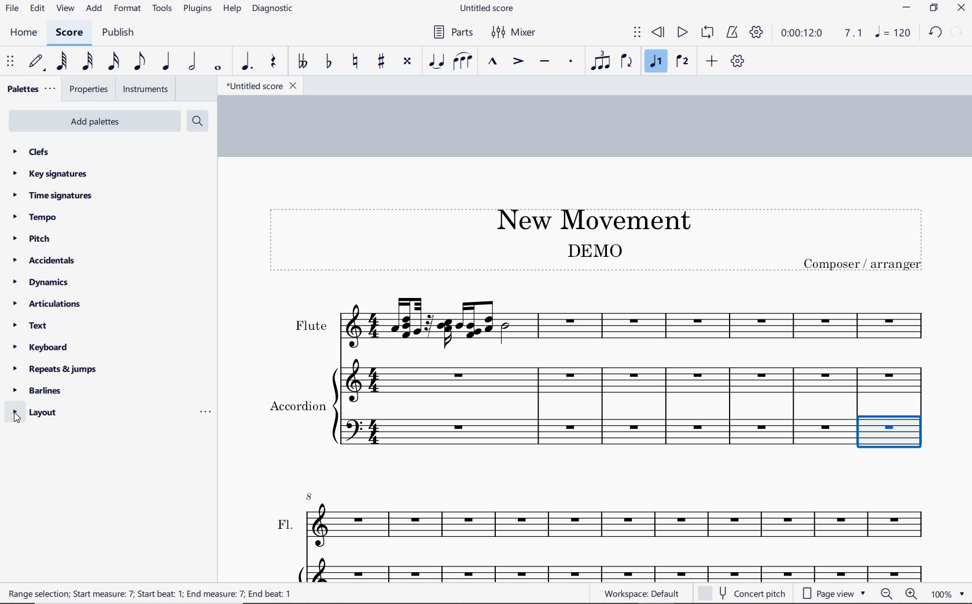 The image size is (972, 604). Describe the element at coordinates (69, 34) in the screenshot. I see `score` at that location.